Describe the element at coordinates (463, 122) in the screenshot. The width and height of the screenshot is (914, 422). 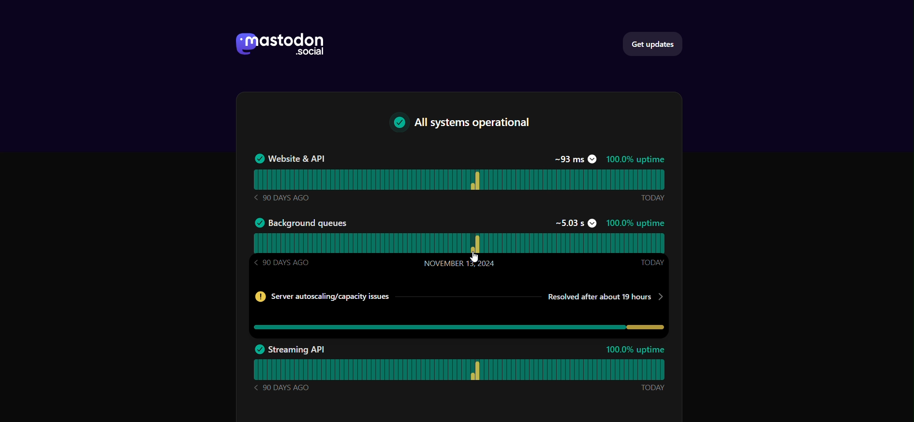
I see `text` at that location.